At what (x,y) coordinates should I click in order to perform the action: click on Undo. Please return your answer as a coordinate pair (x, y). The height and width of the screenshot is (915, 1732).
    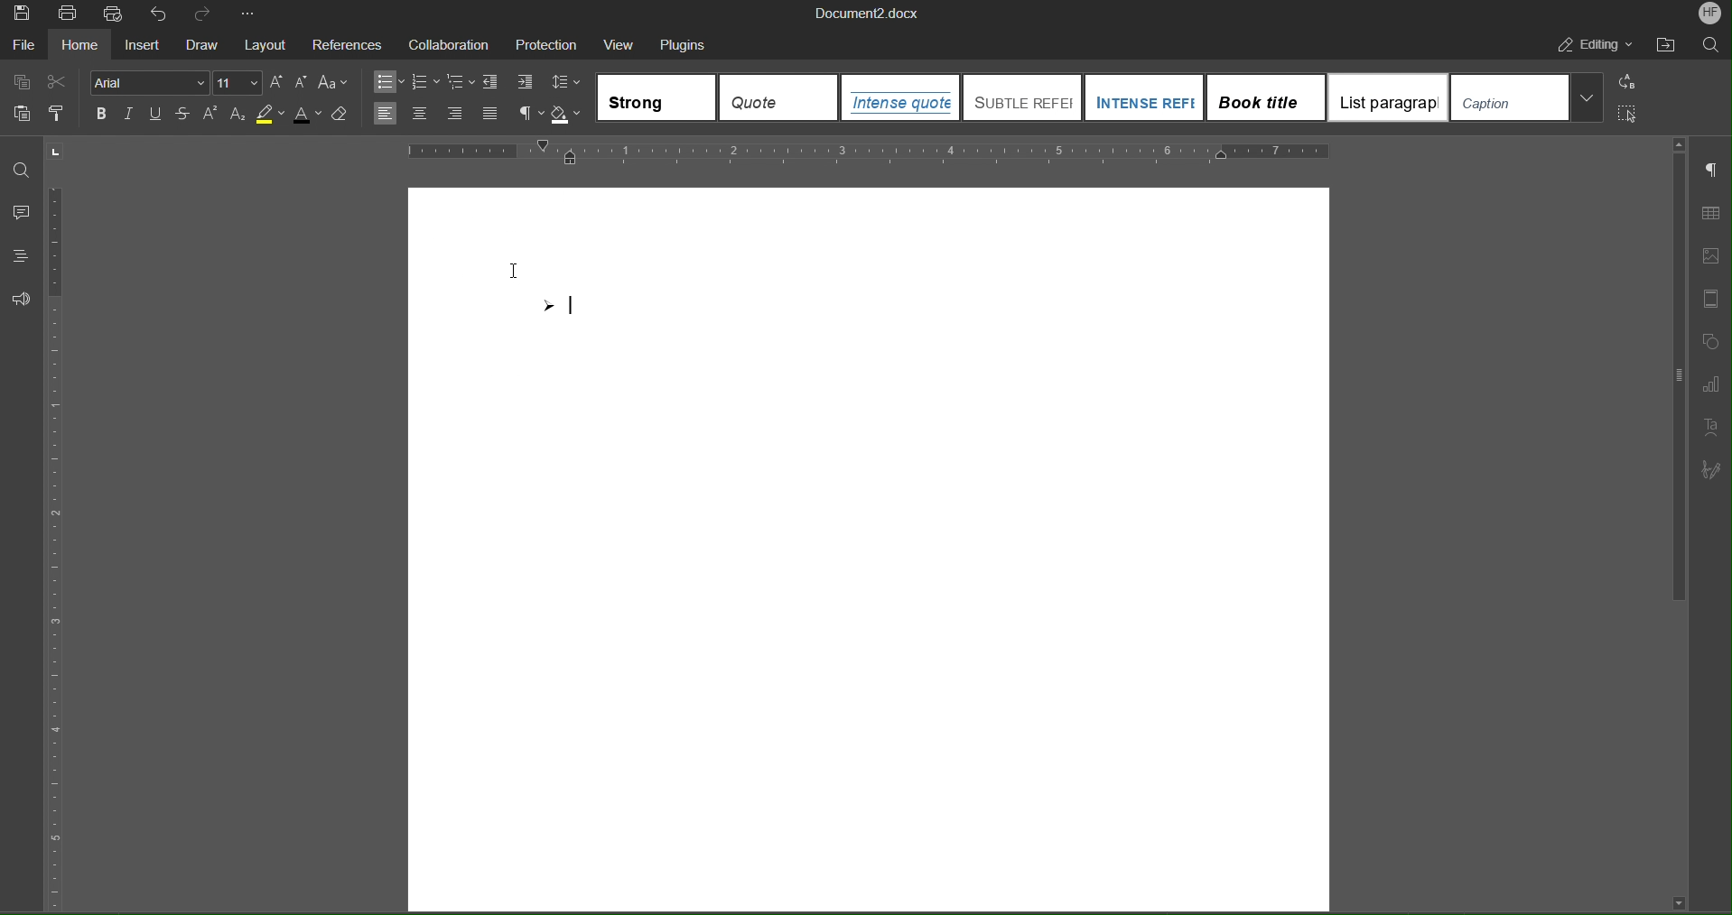
    Looking at the image, I should click on (161, 16).